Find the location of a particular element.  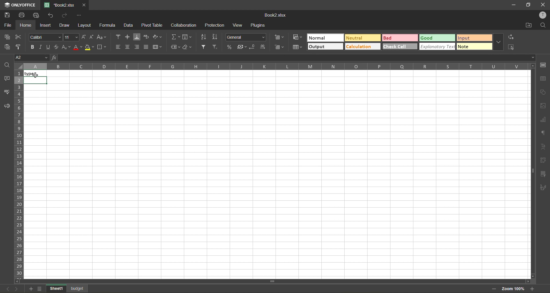

font color is located at coordinates (77, 47).